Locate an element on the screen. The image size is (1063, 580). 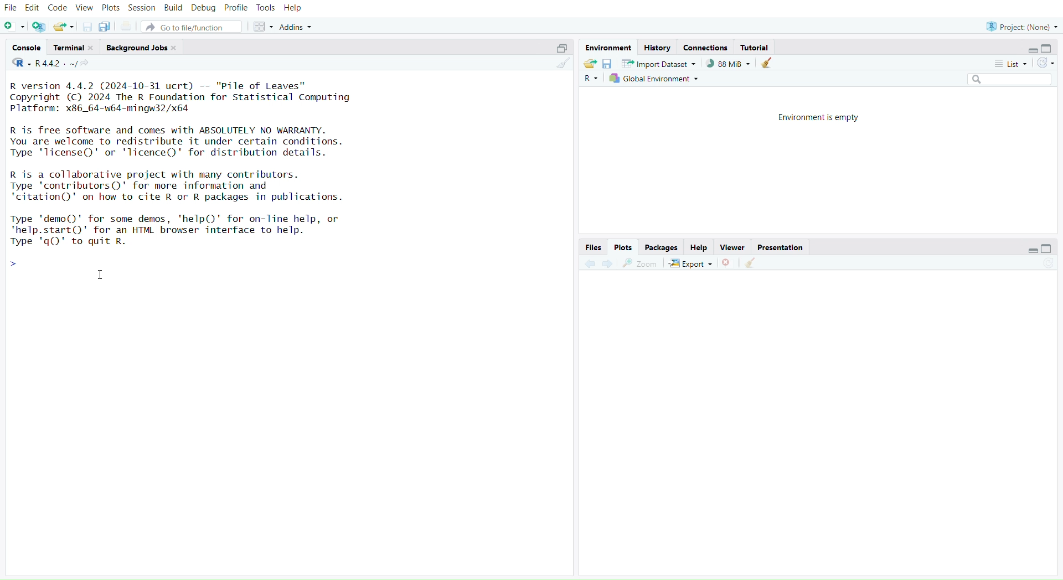
refresh current plot is located at coordinates (1047, 265).